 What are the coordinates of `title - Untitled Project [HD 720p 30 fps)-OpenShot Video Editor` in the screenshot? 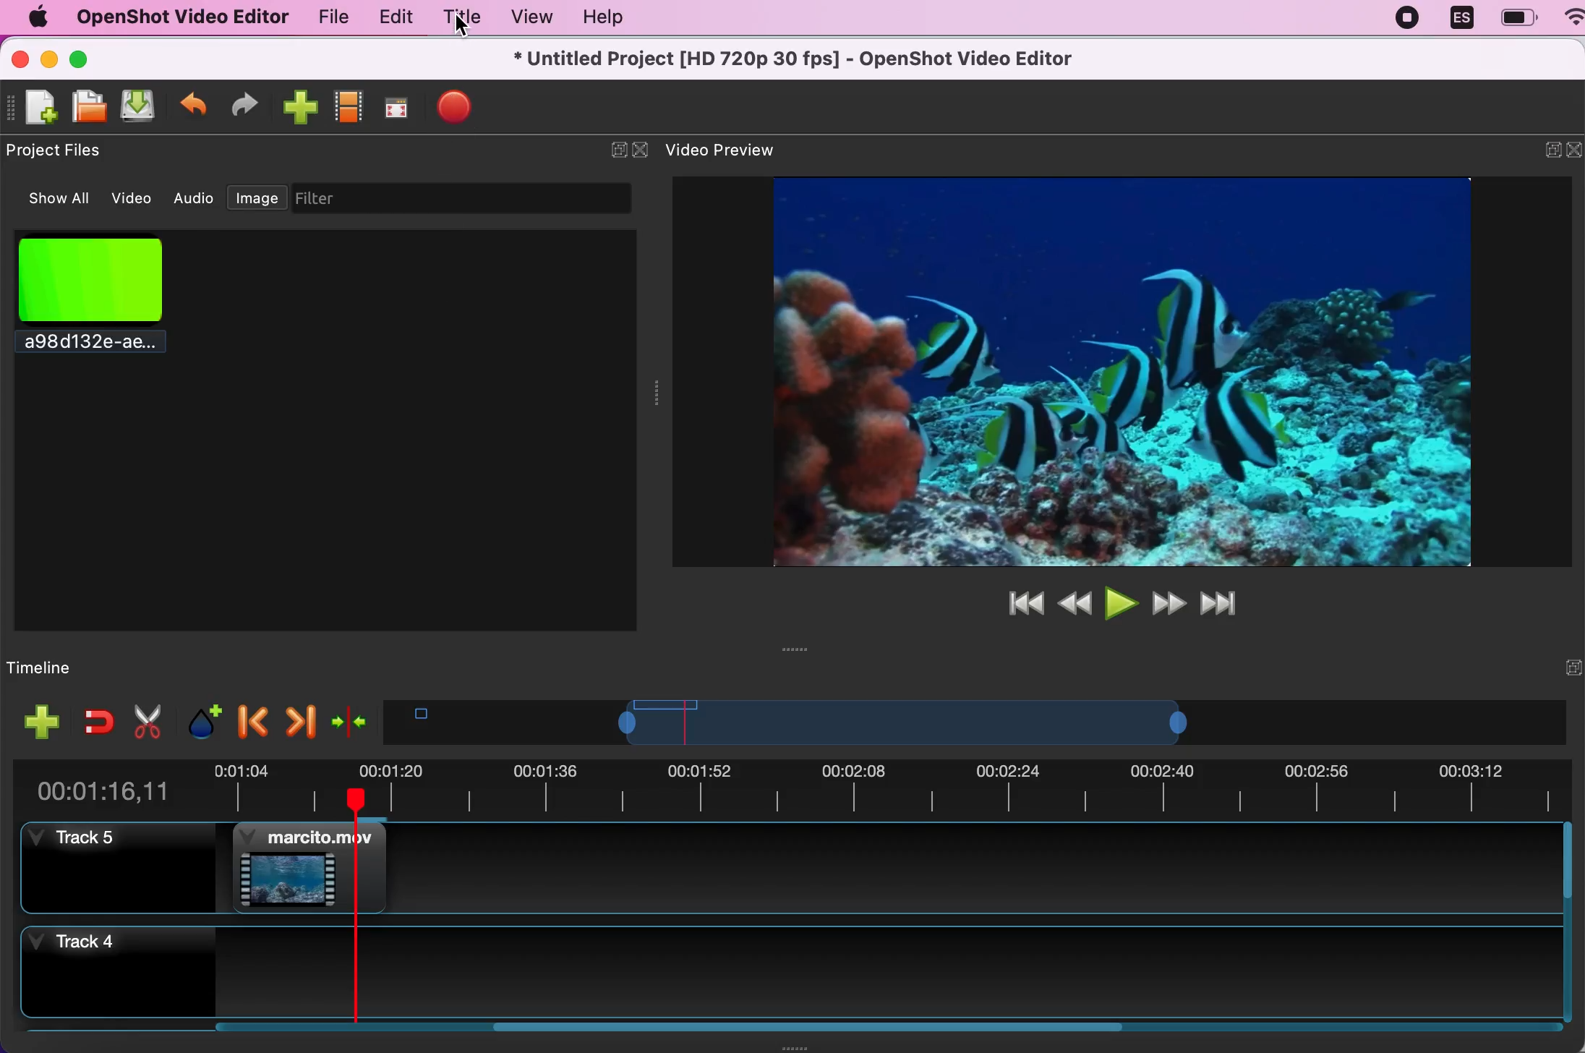 It's located at (795, 60).